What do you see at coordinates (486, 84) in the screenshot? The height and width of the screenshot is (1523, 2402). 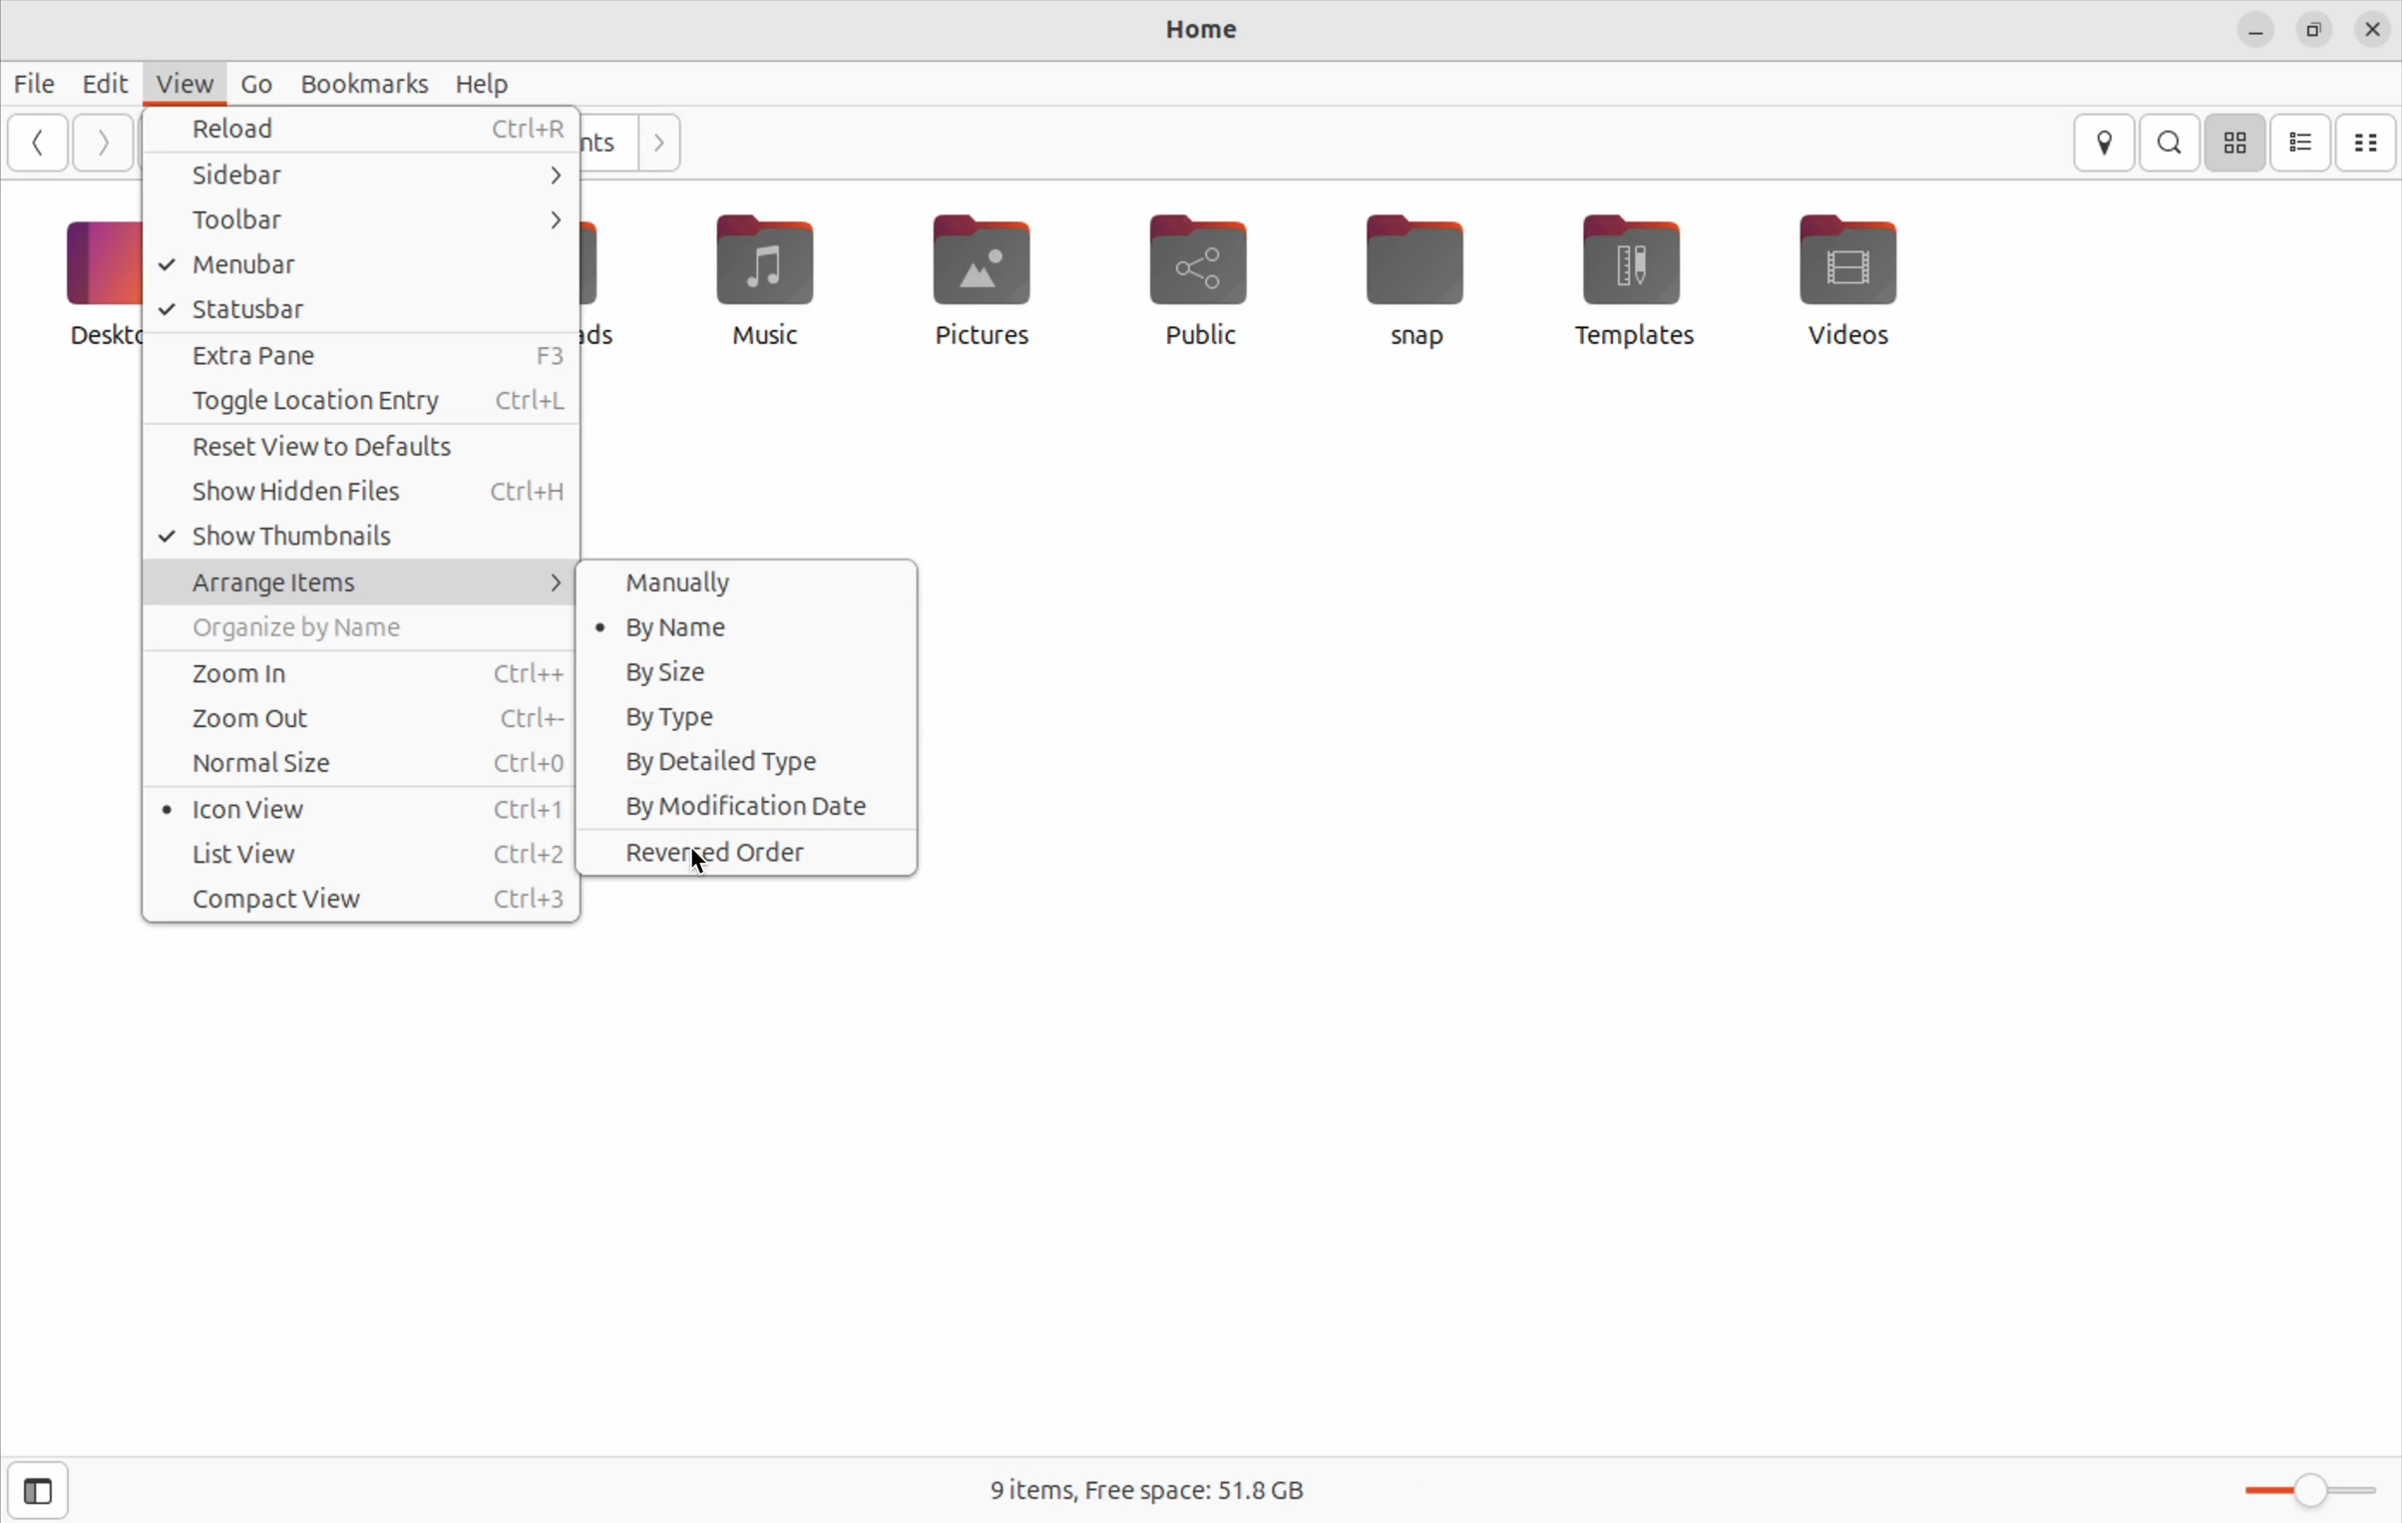 I see `help` at bounding box center [486, 84].